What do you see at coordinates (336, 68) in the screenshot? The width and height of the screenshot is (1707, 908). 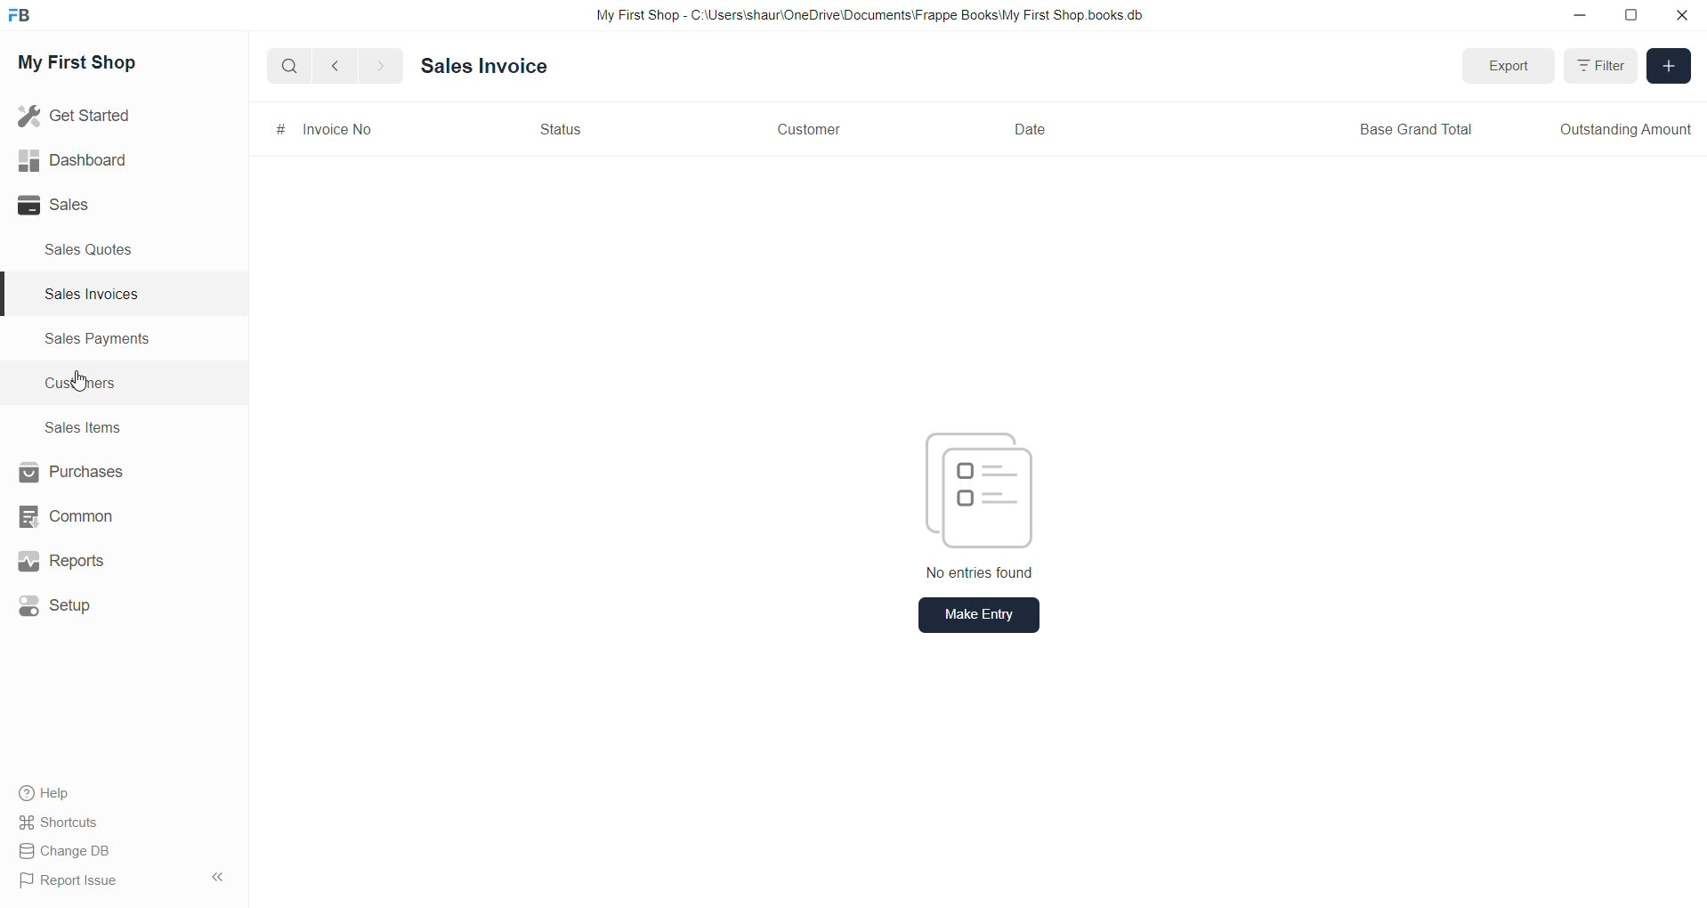 I see `go back` at bounding box center [336, 68].